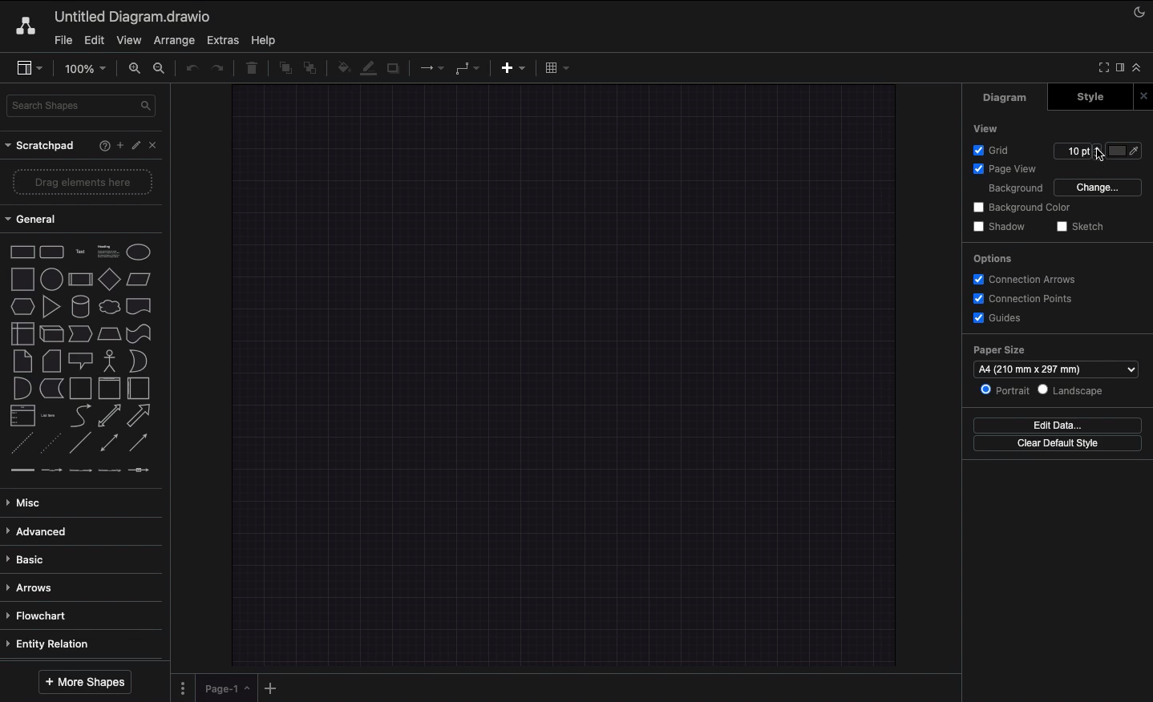  I want to click on Pages, so click(181, 688).